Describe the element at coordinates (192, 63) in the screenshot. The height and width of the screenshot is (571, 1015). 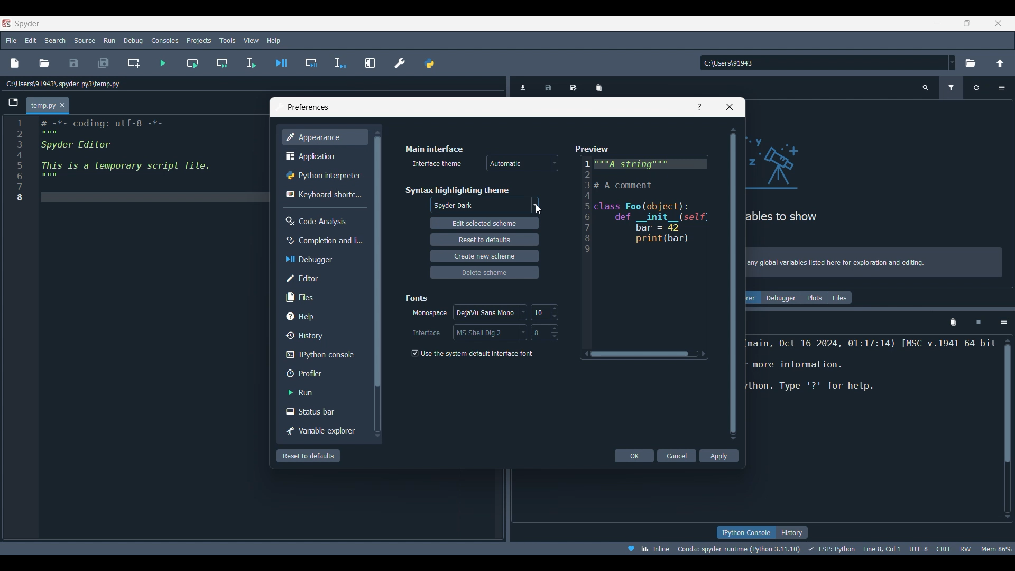
I see `Run current cell` at that location.